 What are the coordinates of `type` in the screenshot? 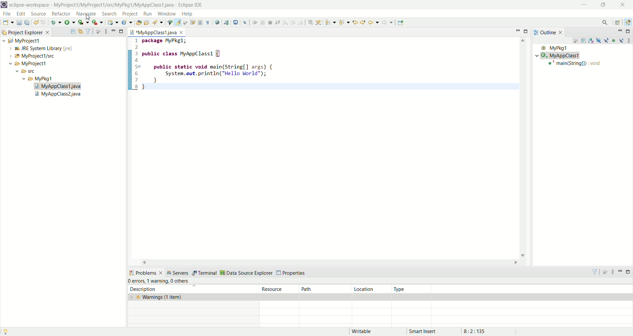 It's located at (413, 289).